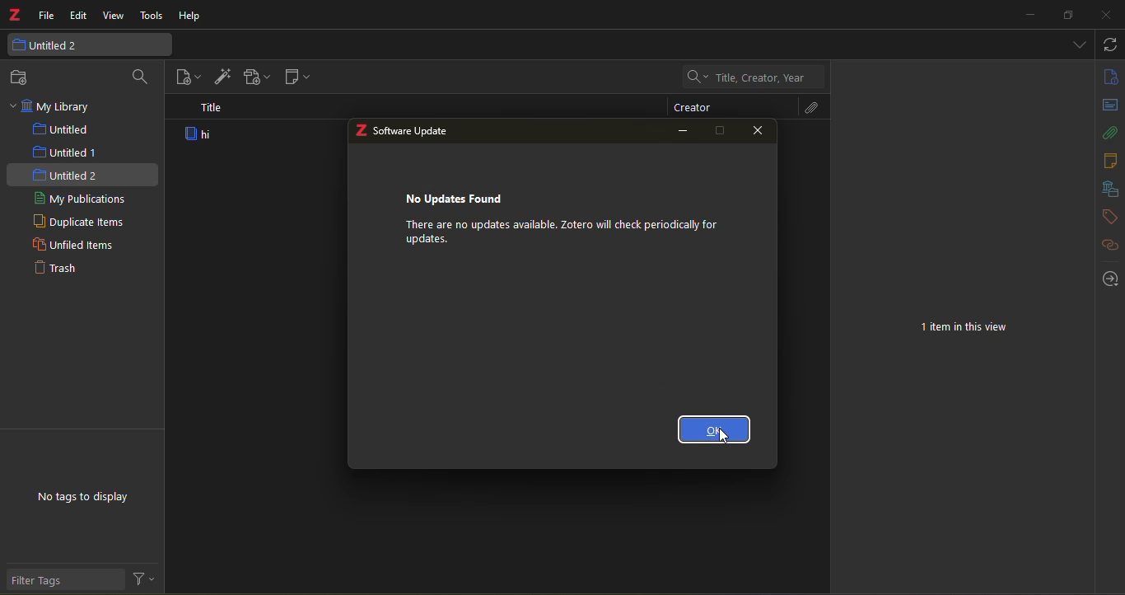 Image resolution: width=1125 pixels, height=595 pixels. What do you see at coordinates (58, 129) in the screenshot?
I see `untitled` at bounding box center [58, 129].